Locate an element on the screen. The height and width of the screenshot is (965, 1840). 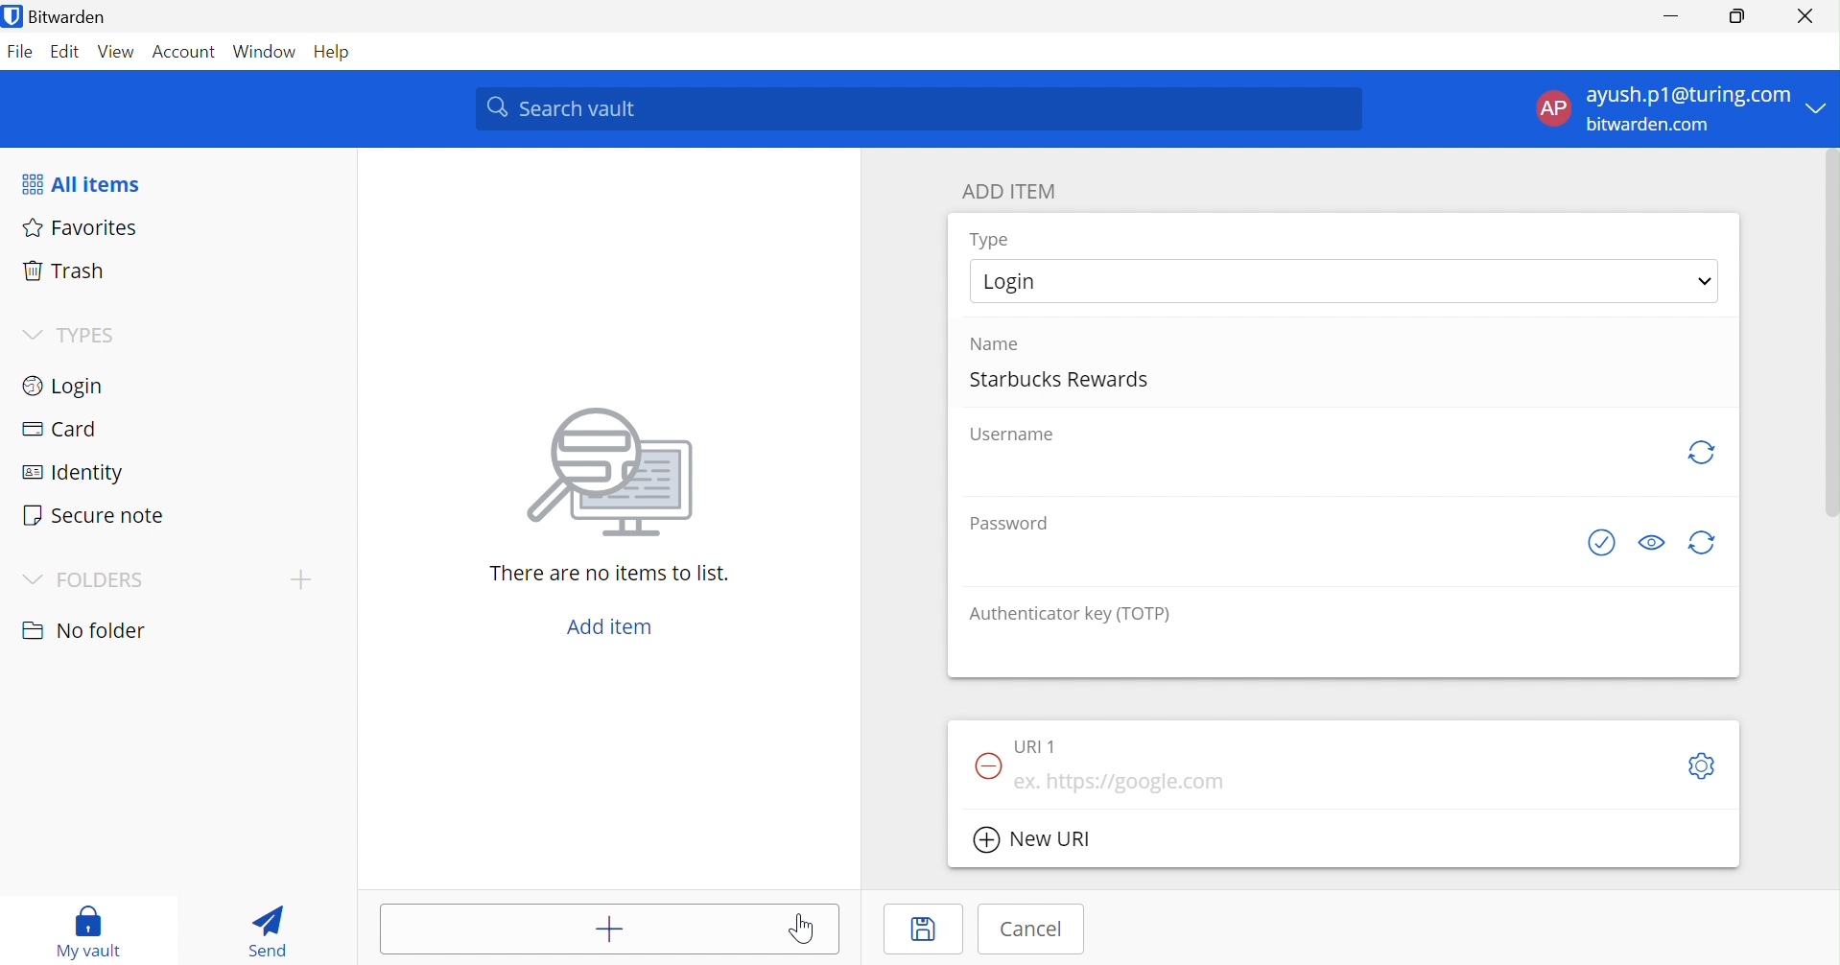
Cursor is located at coordinates (801, 927).